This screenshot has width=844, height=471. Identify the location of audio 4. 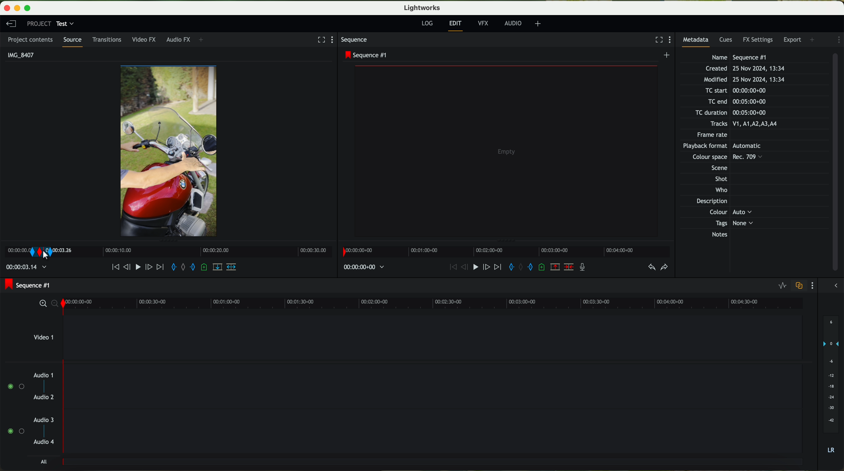
(44, 443).